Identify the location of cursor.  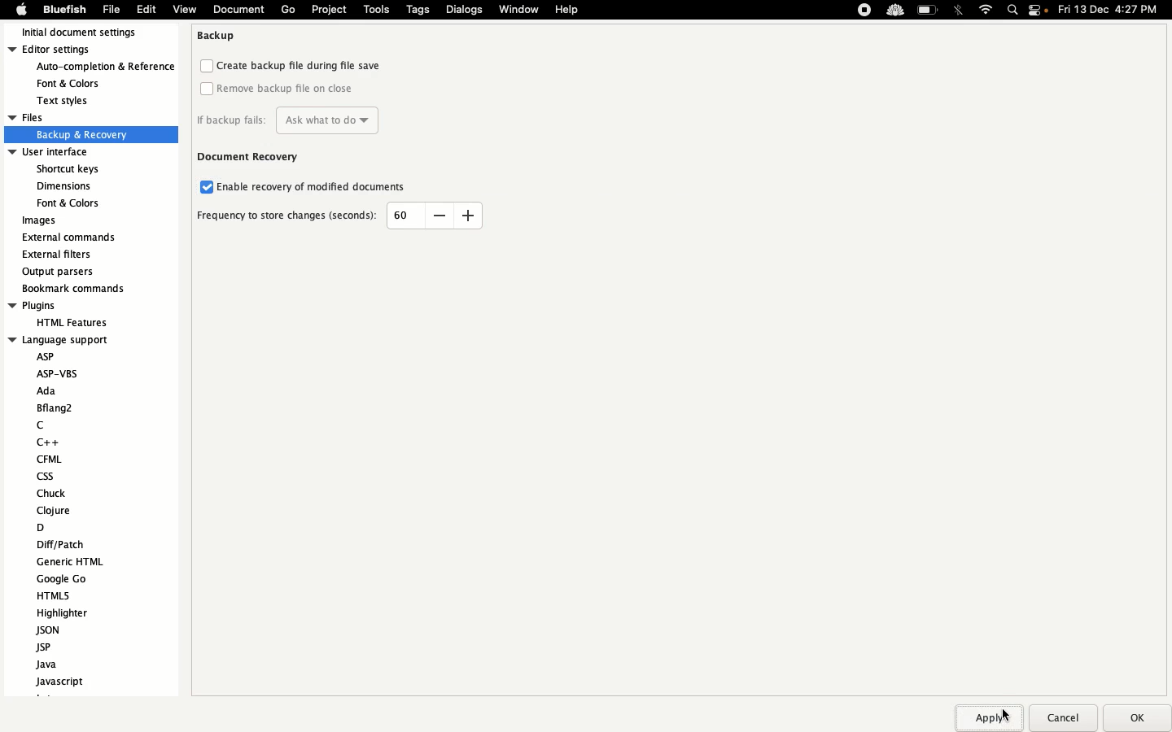
(1013, 699).